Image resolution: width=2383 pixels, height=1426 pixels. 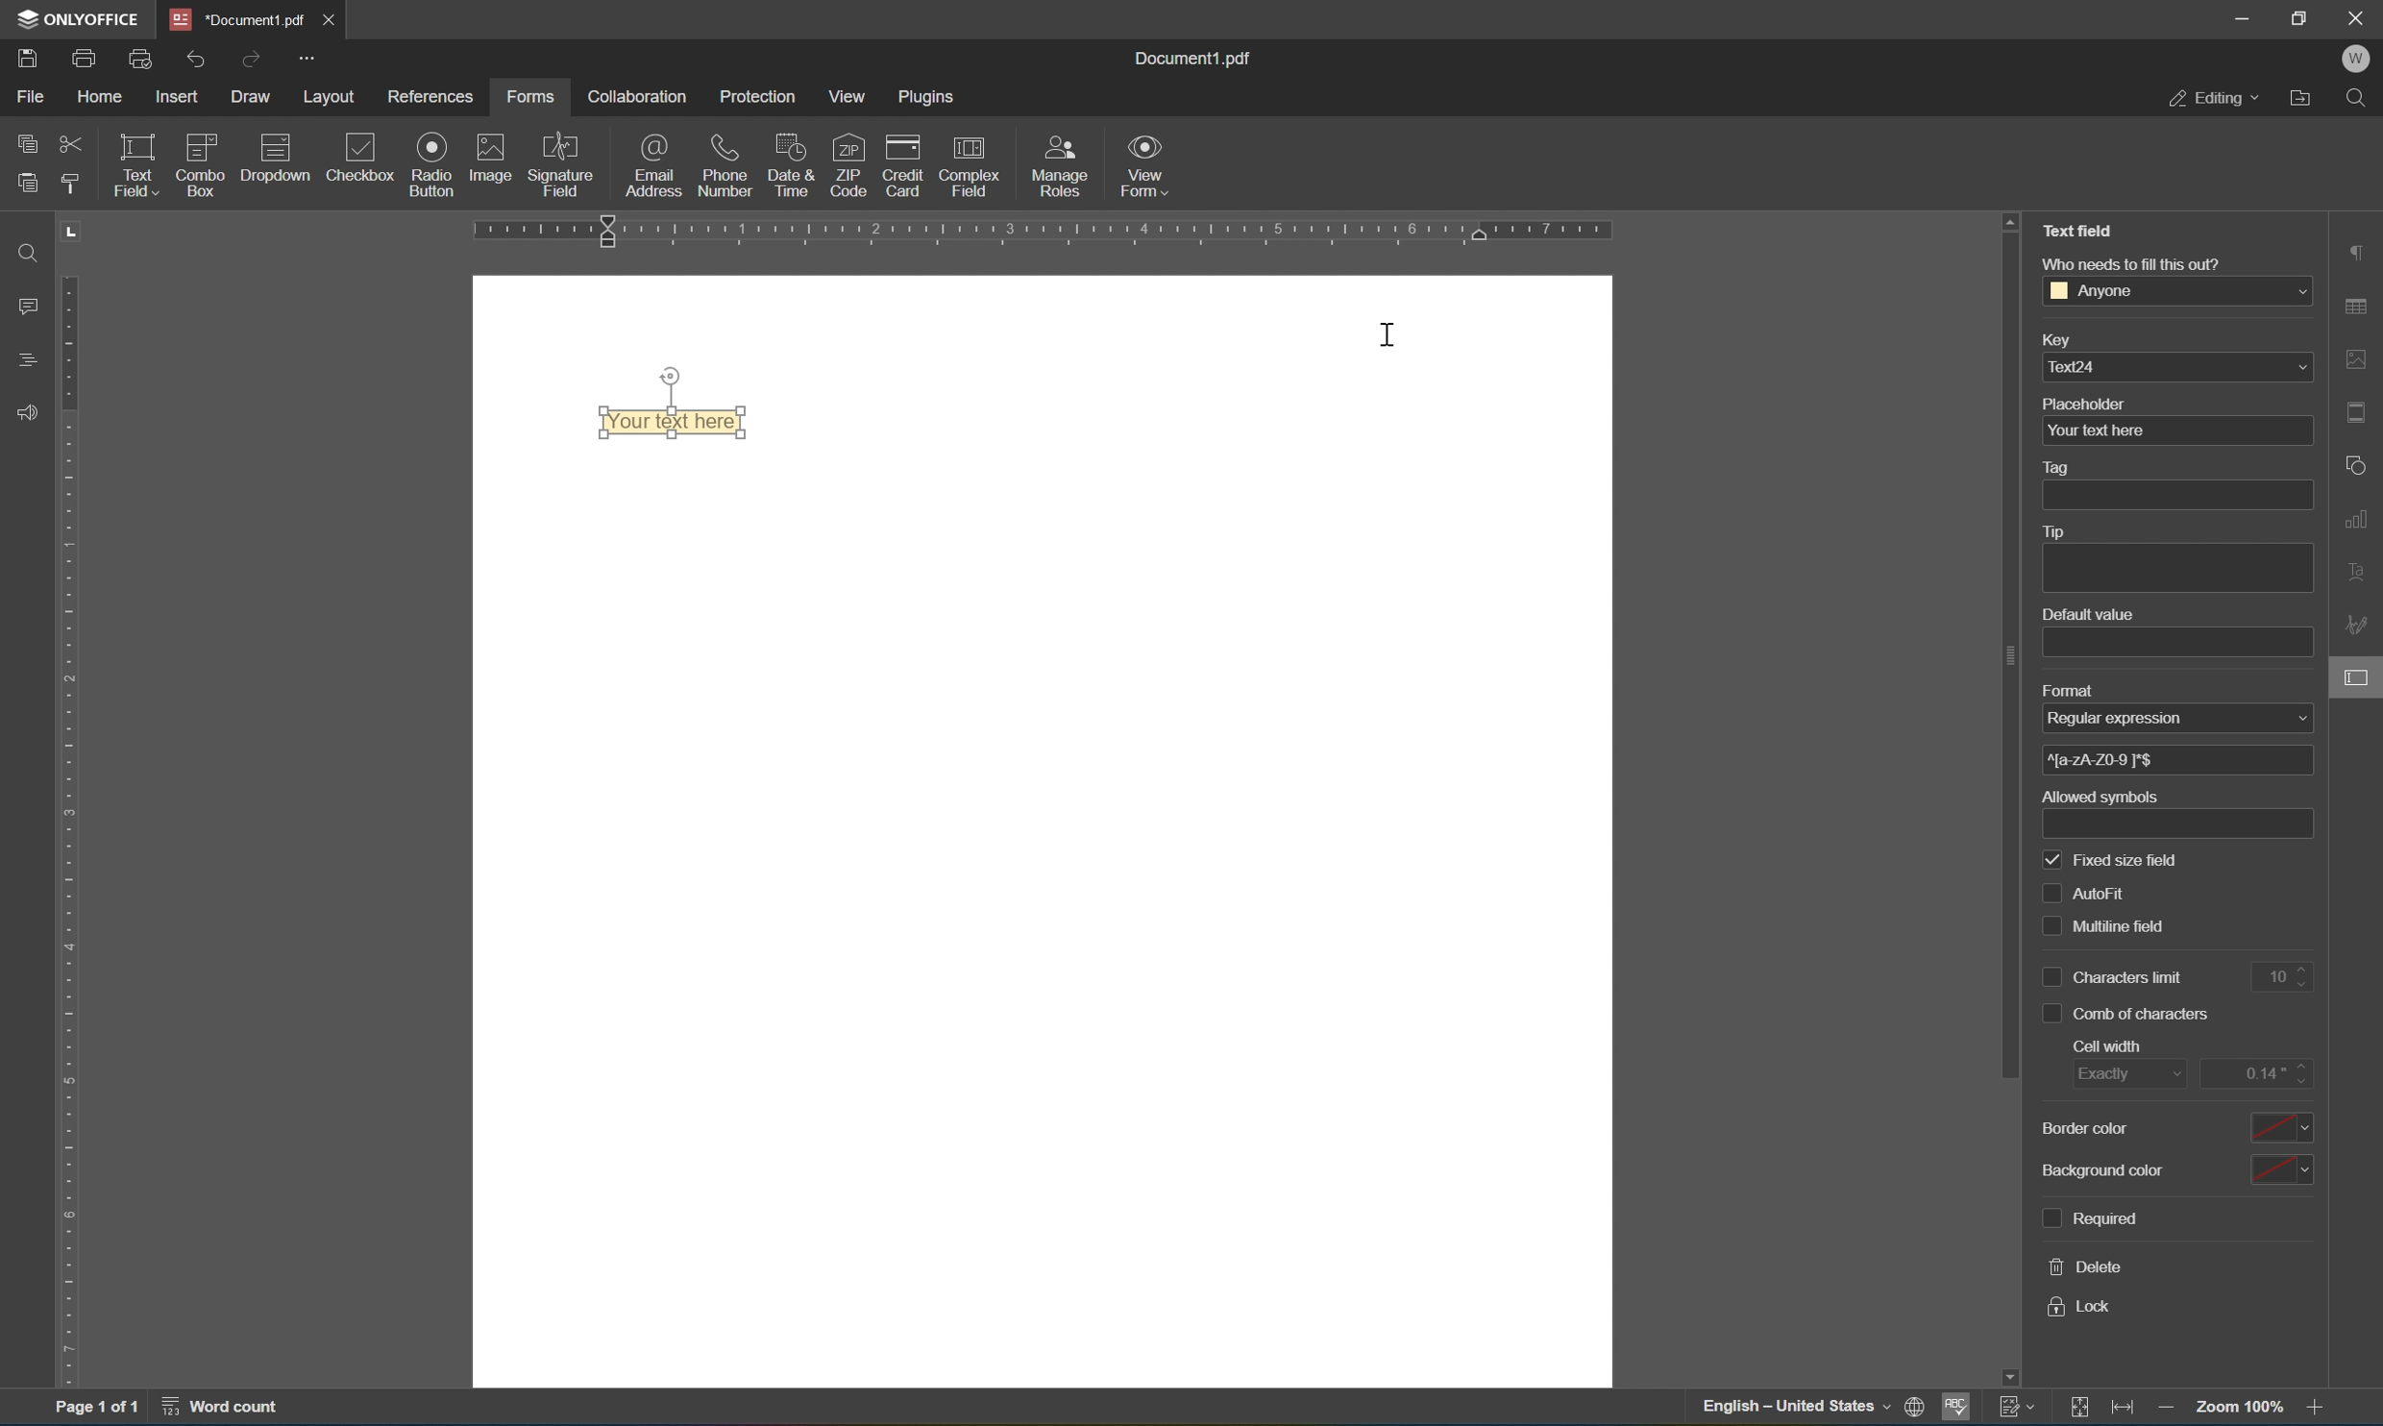 I want to click on ruler, so click(x=74, y=829).